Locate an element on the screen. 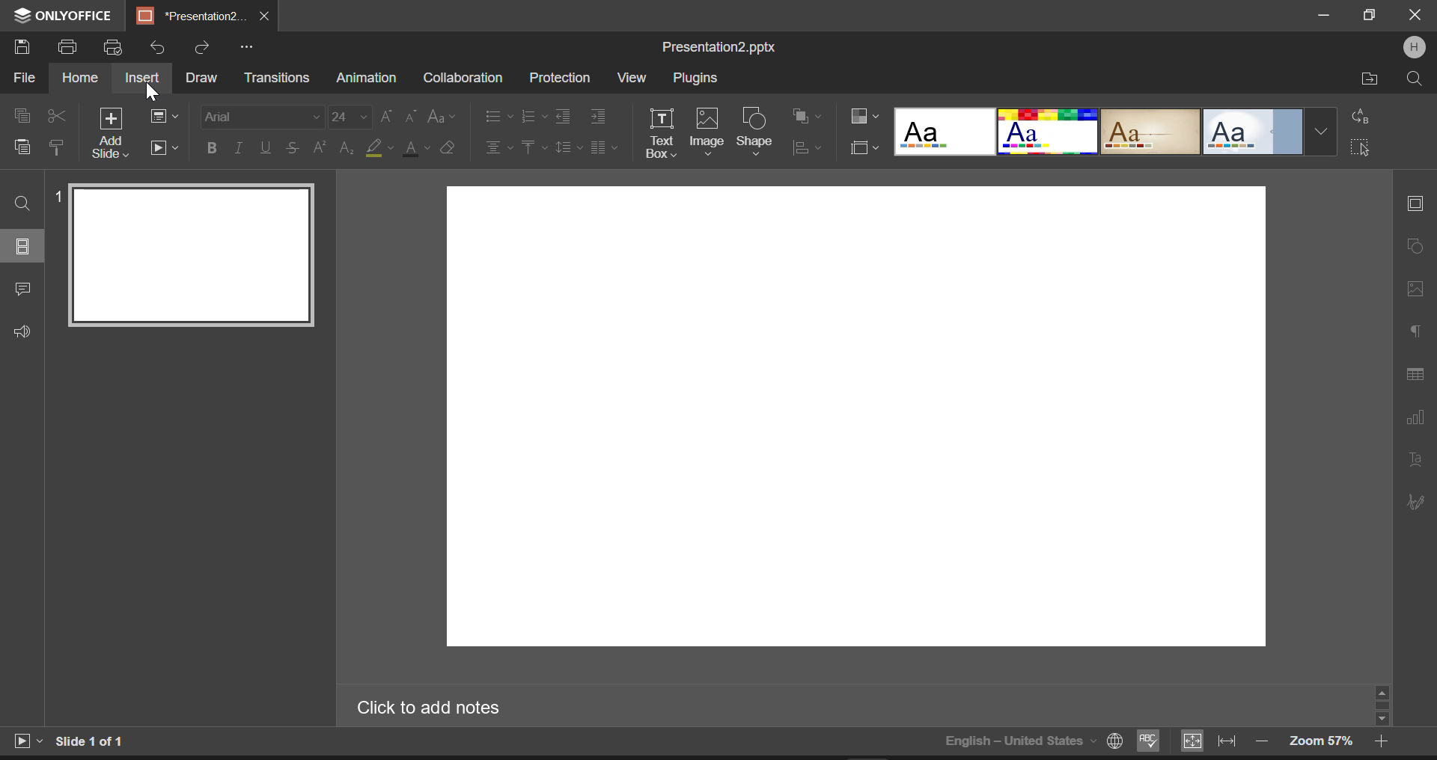  Slide Workspace is located at coordinates (867, 429).